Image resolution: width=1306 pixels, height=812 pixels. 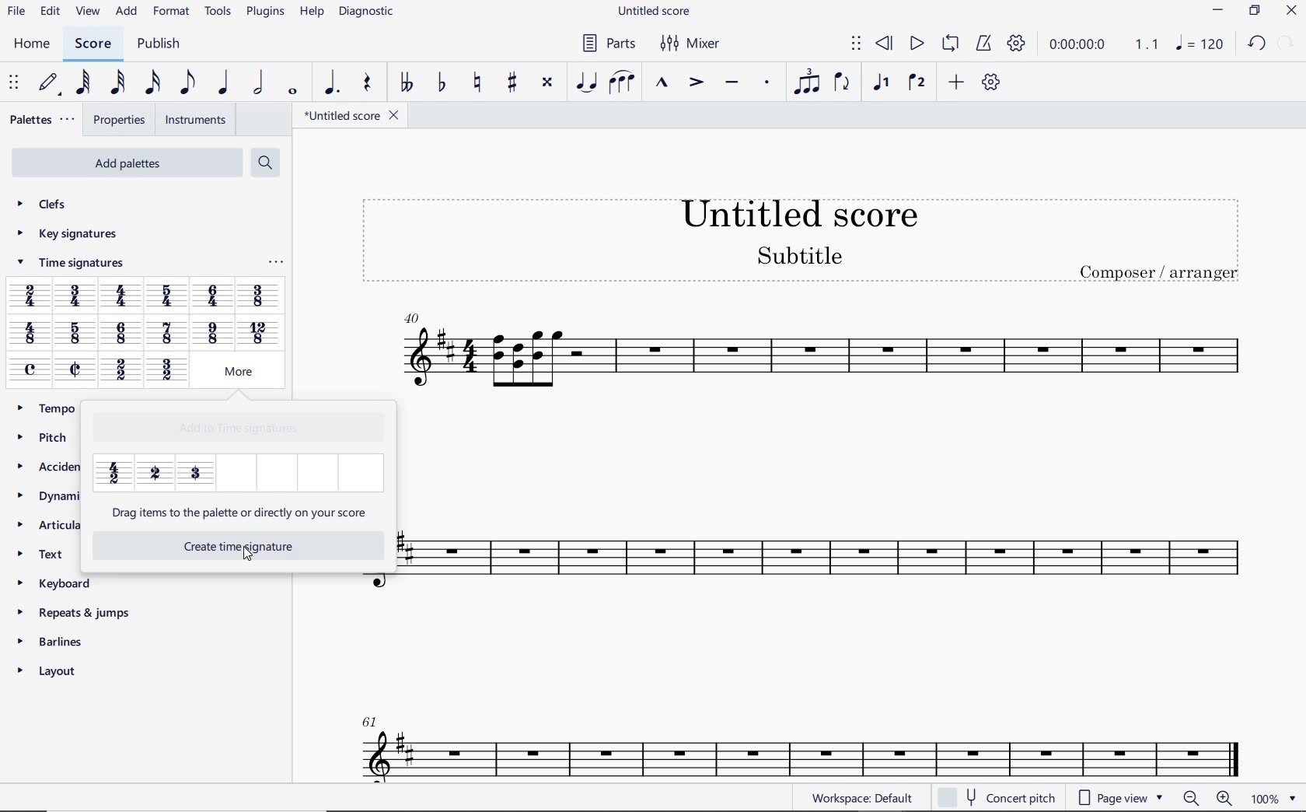 What do you see at coordinates (213, 296) in the screenshot?
I see `6/4` at bounding box center [213, 296].